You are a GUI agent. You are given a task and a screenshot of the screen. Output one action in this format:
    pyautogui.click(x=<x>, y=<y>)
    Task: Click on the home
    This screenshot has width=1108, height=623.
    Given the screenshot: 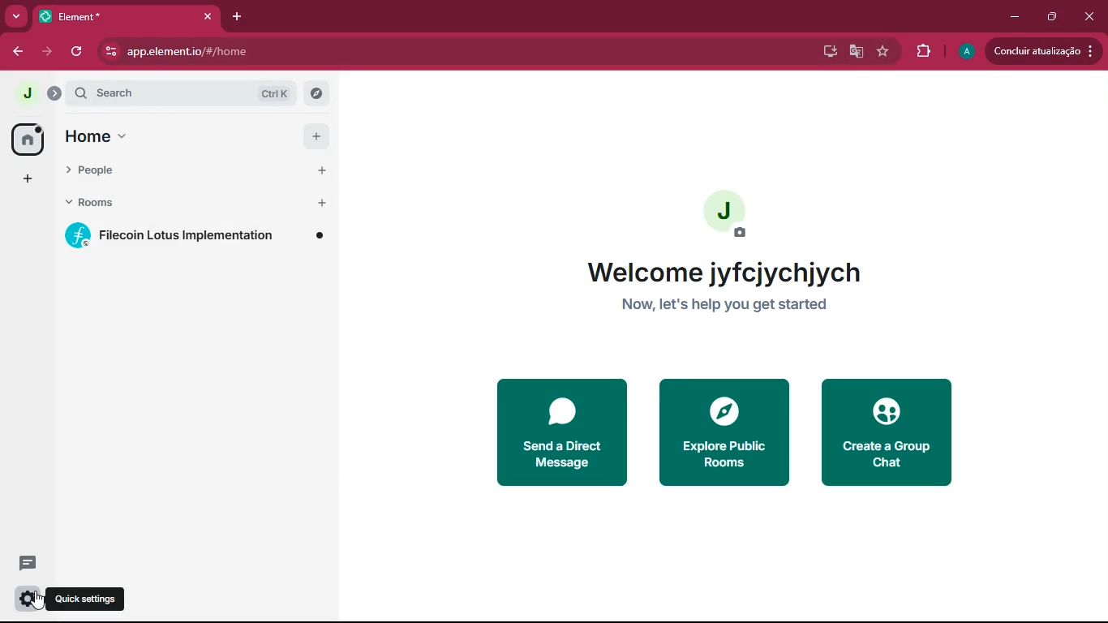 What is the action you would take?
    pyautogui.click(x=27, y=139)
    